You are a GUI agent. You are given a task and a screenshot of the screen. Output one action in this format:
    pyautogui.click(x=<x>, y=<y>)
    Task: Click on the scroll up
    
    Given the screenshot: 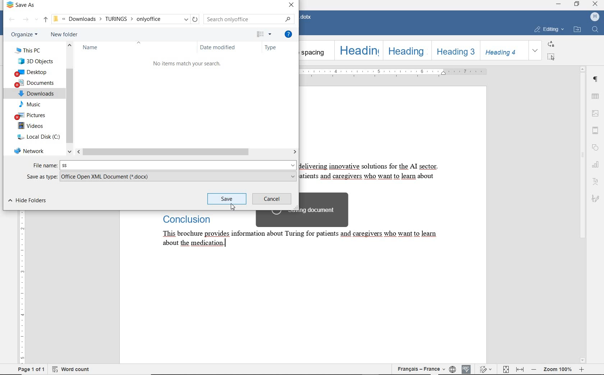 What is the action you would take?
    pyautogui.click(x=70, y=46)
    